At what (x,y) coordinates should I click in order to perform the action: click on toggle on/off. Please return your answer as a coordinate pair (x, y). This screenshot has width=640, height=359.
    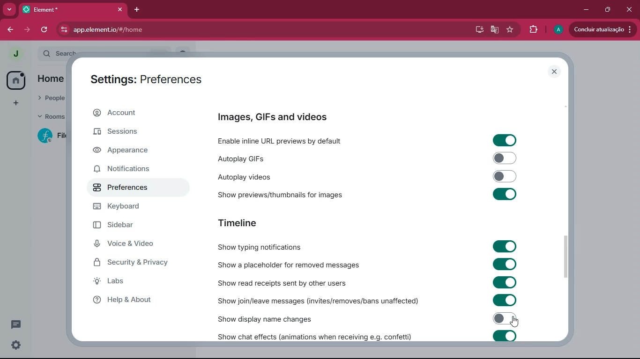
    Looking at the image, I should click on (505, 158).